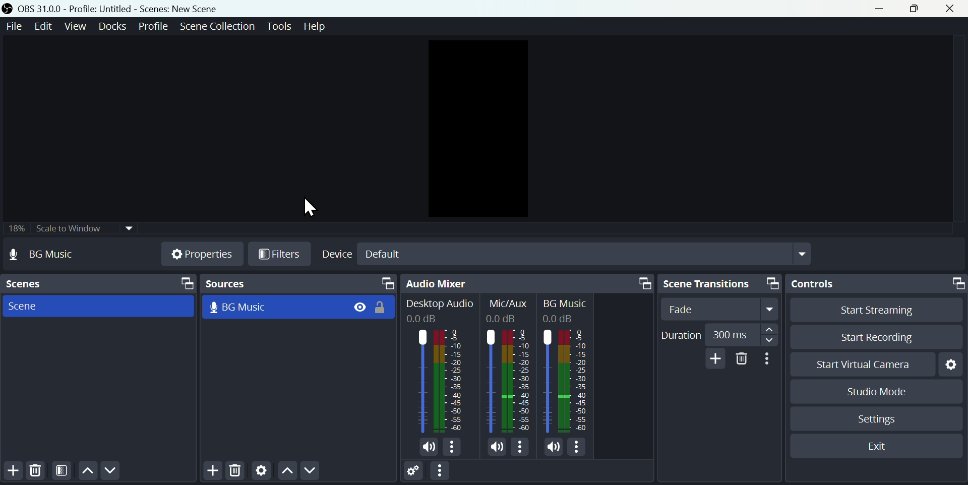 This screenshot has width=968, height=485. What do you see at coordinates (722, 284) in the screenshot?
I see `Scene transitions` at bounding box center [722, 284].